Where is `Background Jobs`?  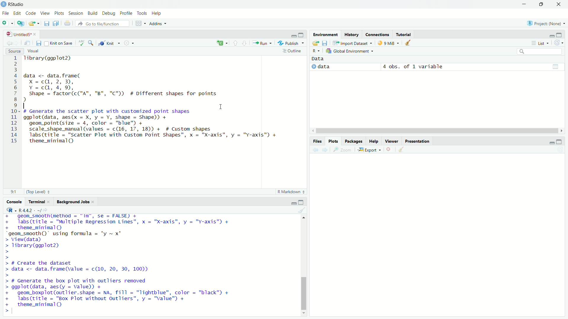 Background Jobs is located at coordinates (72, 201).